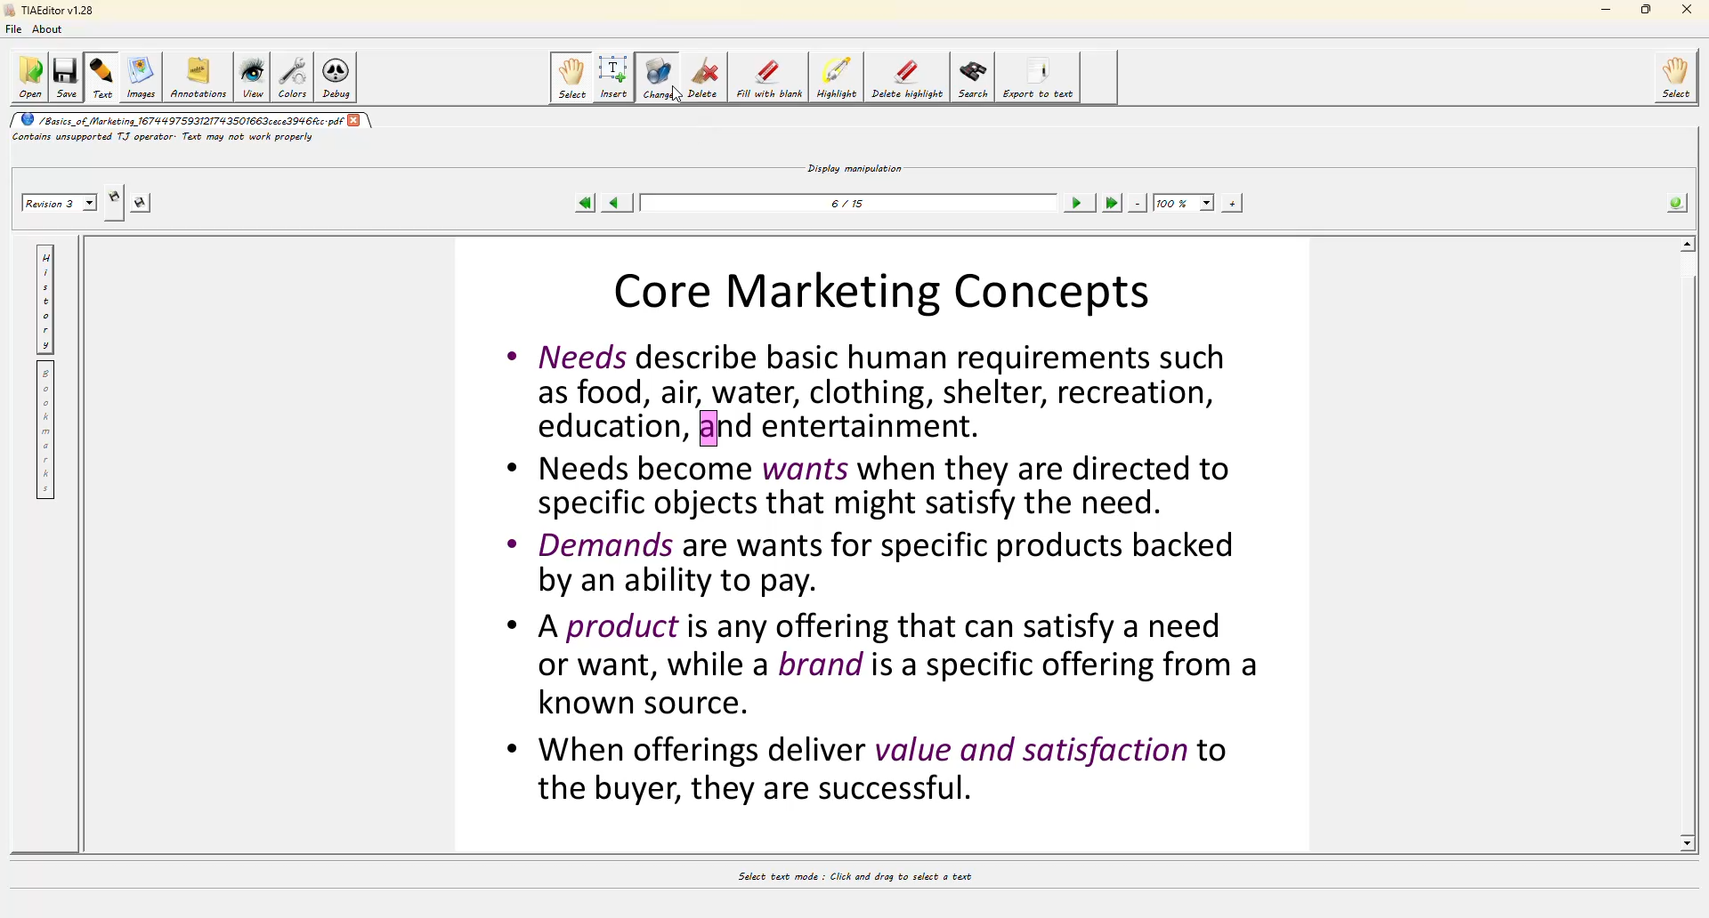 The image size is (1709, 918). I want to click on minimize, so click(1605, 10).